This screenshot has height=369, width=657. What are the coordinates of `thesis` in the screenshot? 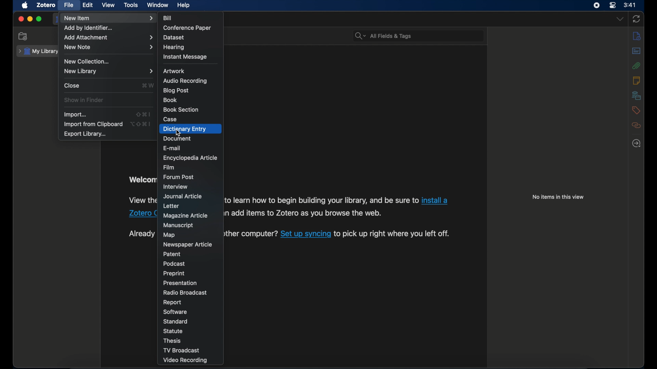 It's located at (173, 341).